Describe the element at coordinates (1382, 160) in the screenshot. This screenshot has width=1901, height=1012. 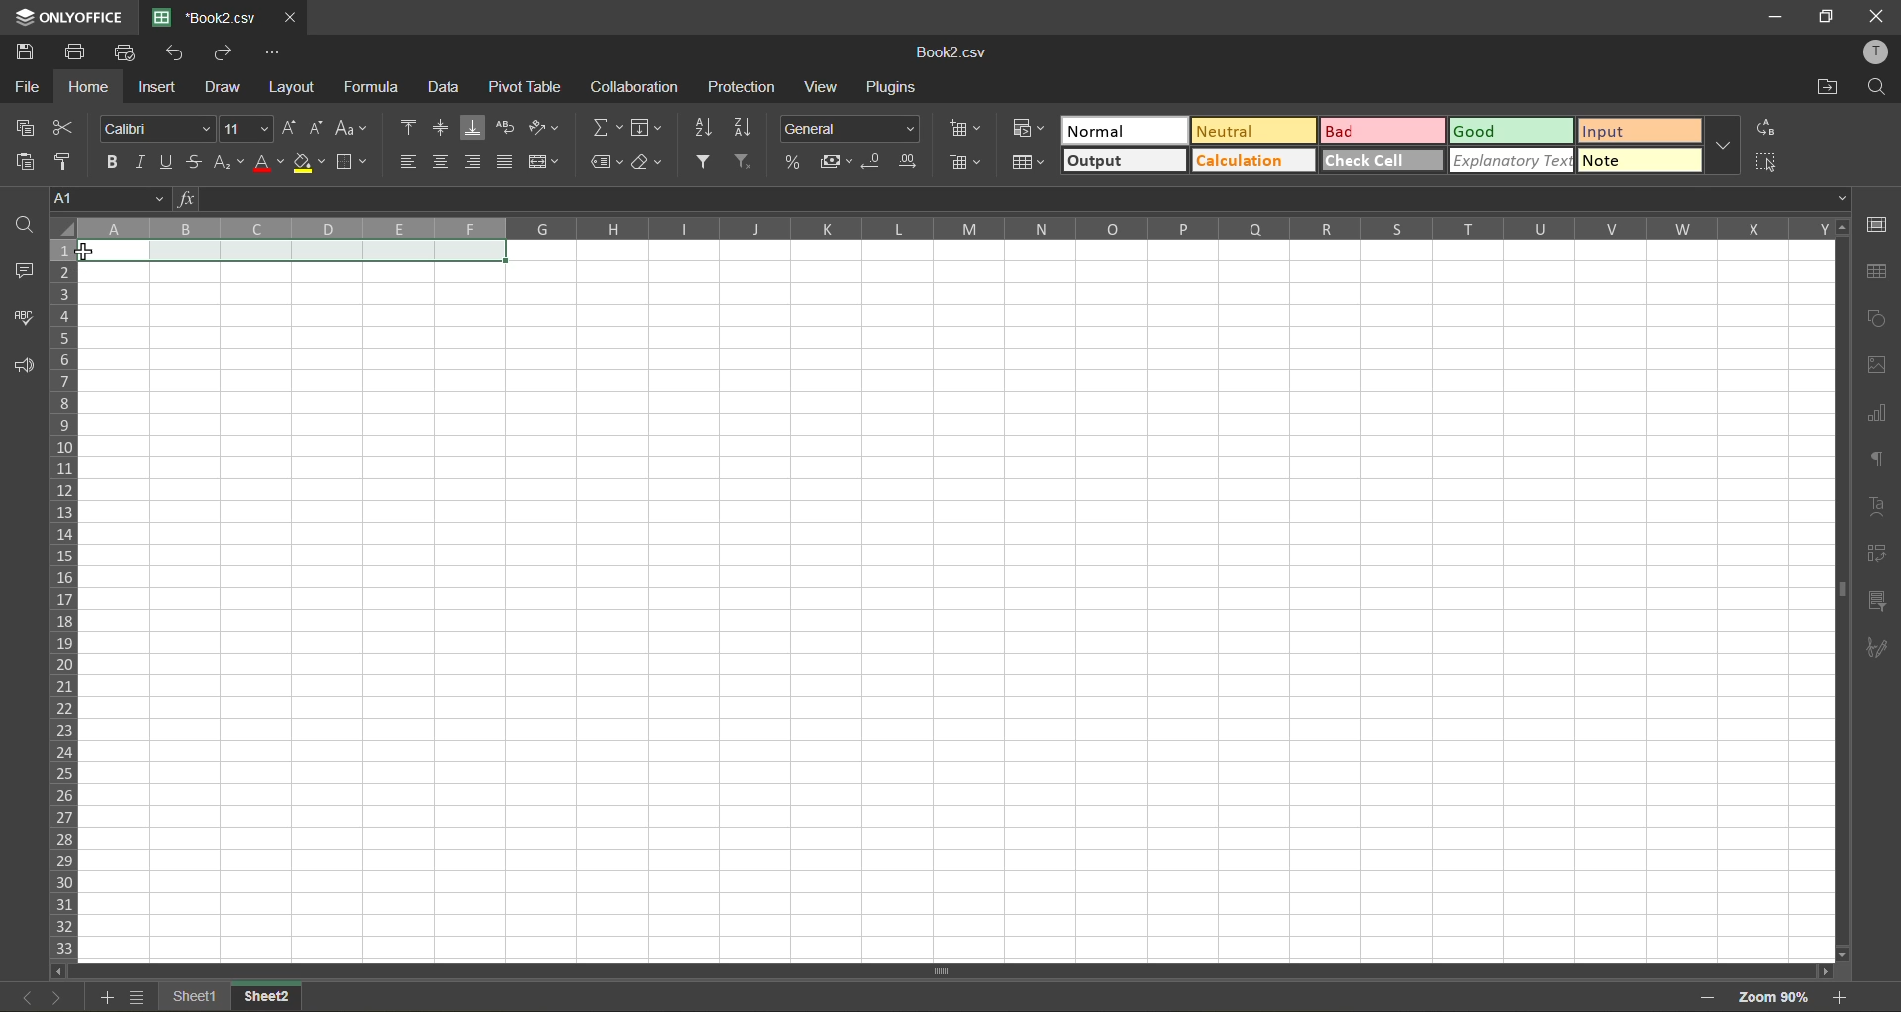
I see `check cell` at that location.